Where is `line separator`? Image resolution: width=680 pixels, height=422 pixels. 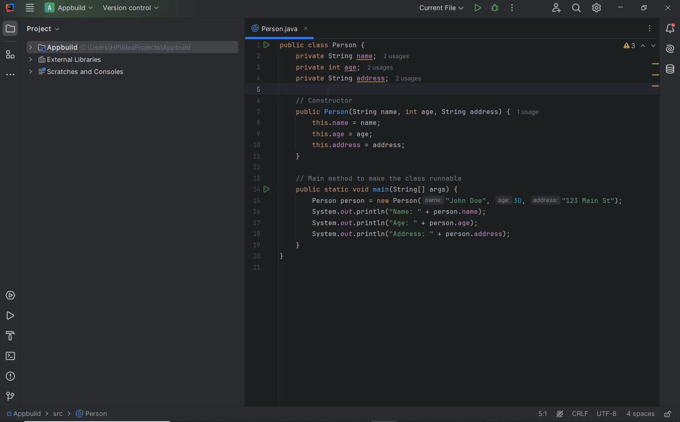
line separator is located at coordinates (580, 414).